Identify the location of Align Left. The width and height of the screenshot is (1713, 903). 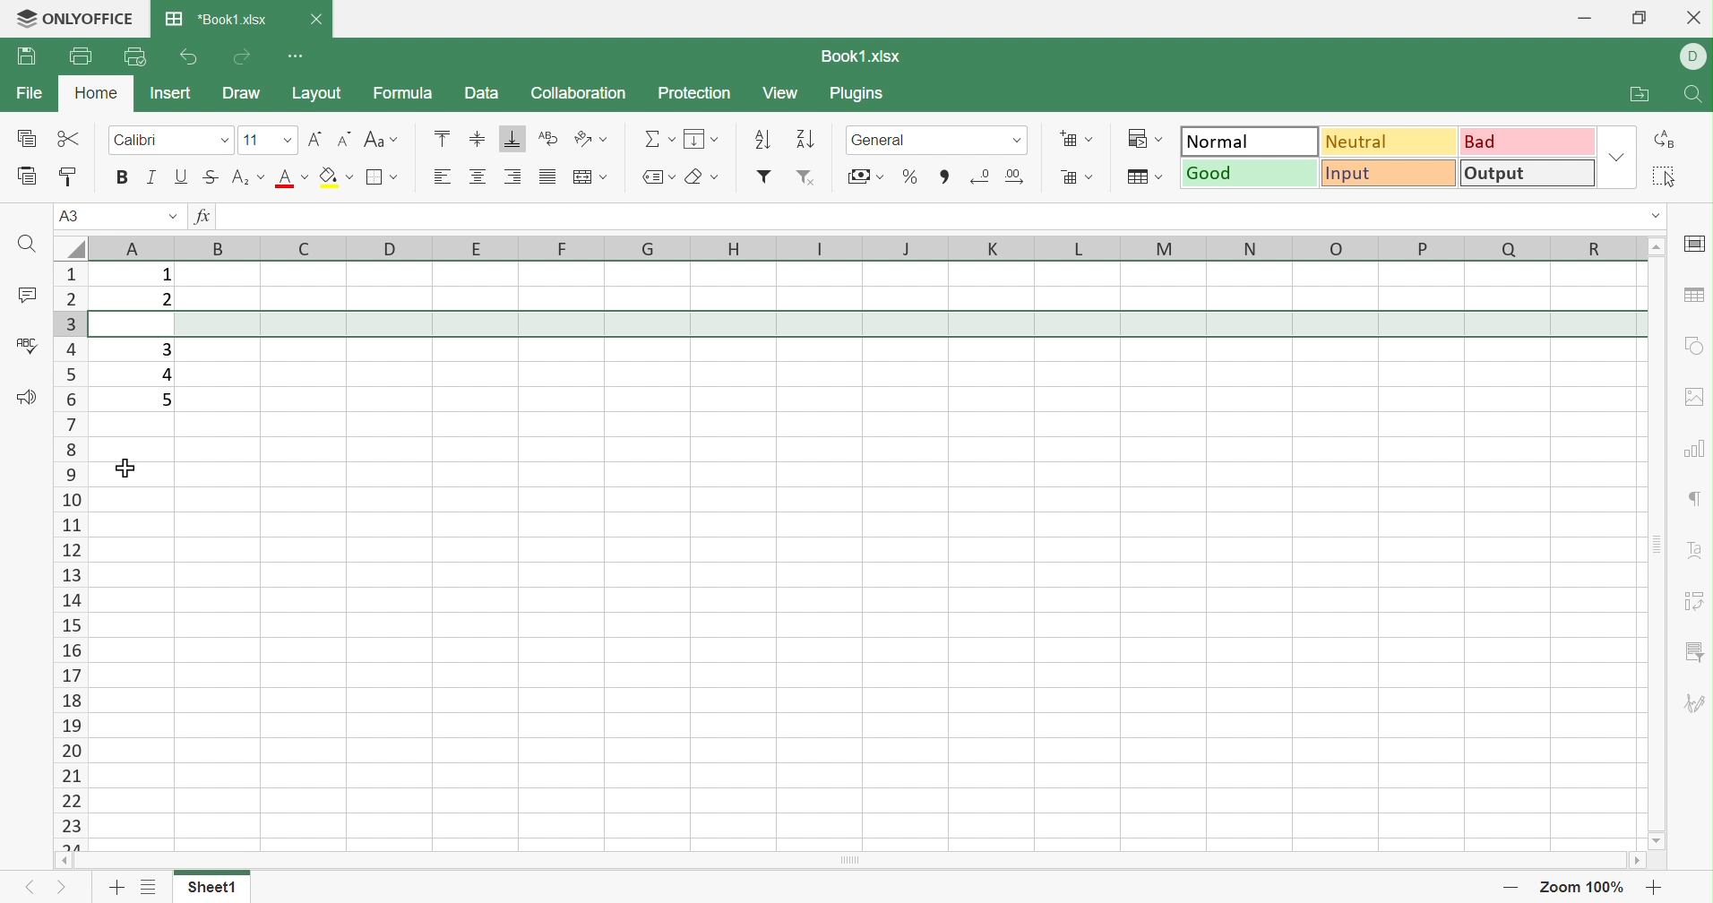
(443, 173).